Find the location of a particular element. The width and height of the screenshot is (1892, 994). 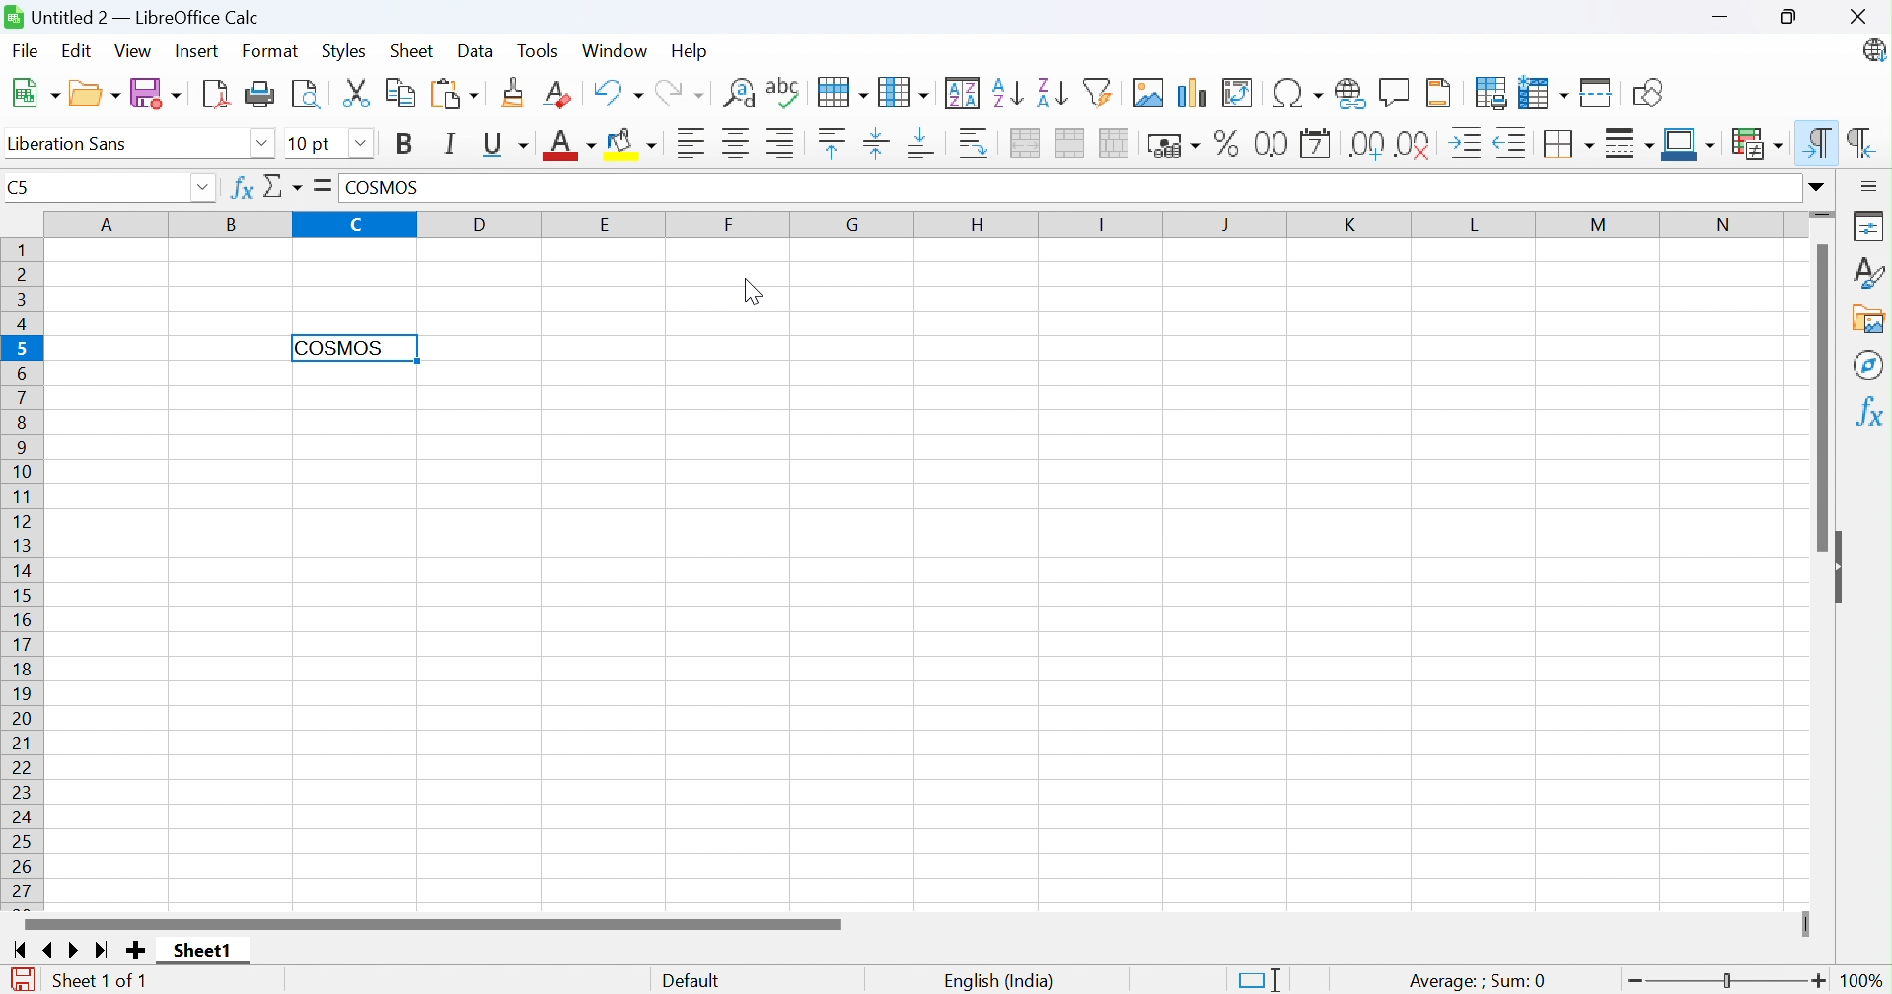

Row is located at coordinates (840, 93).